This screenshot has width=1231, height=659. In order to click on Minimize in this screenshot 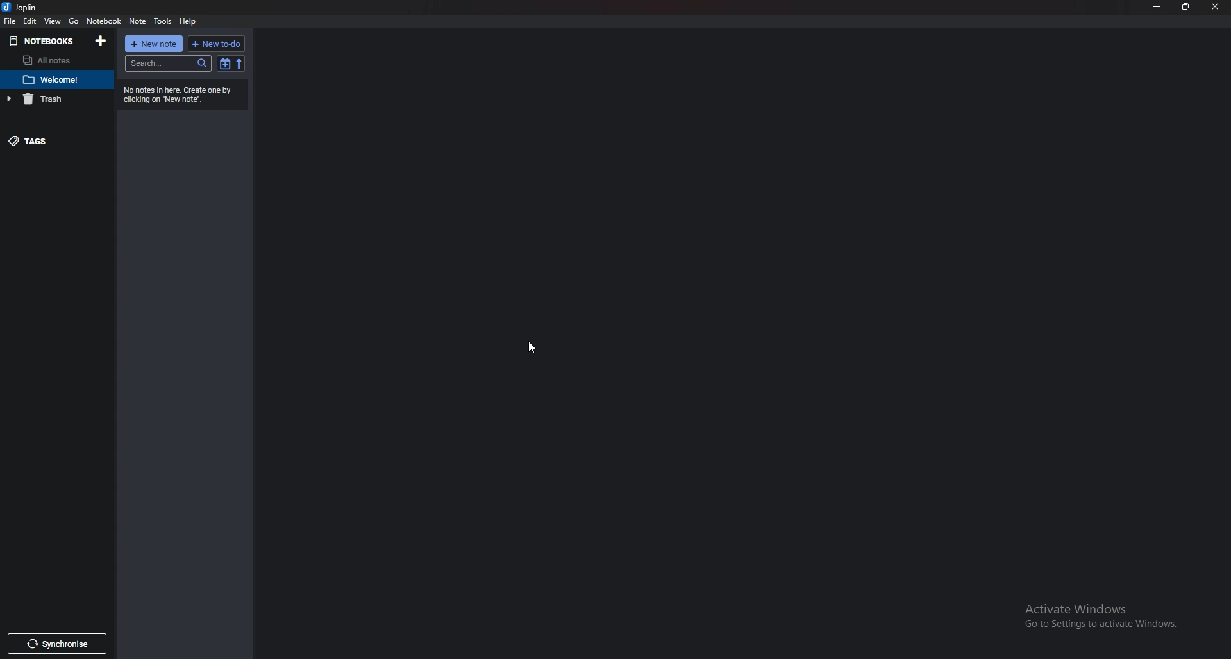, I will do `click(1158, 7)`.